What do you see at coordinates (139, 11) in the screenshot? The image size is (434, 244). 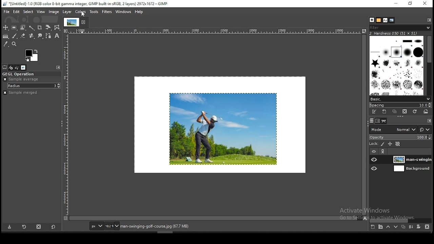 I see `help` at bounding box center [139, 11].